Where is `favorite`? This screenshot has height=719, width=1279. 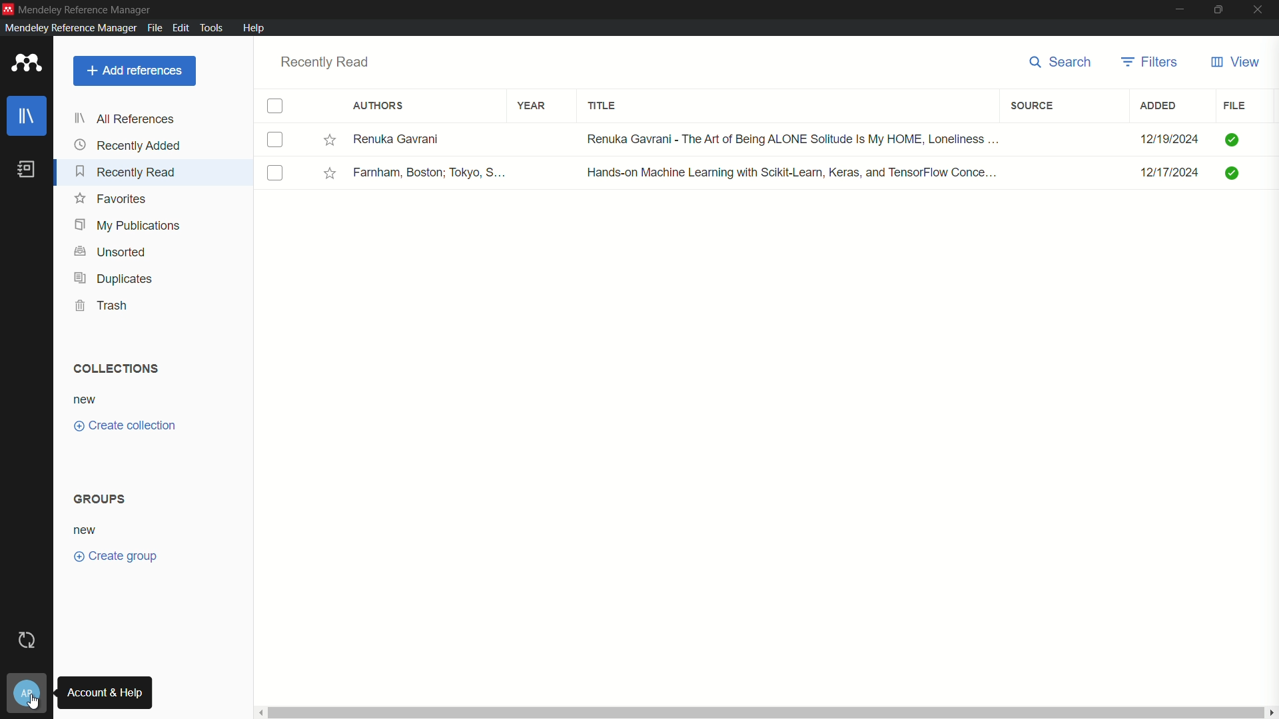 favorite is located at coordinates (113, 198).